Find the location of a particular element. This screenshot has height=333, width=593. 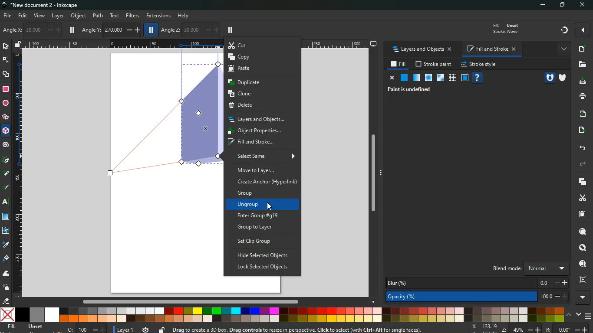

3d box tool is located at coordinates (6, 132).